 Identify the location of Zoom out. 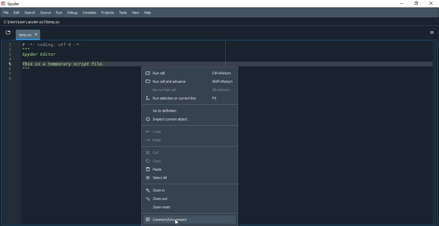
(189, 199).